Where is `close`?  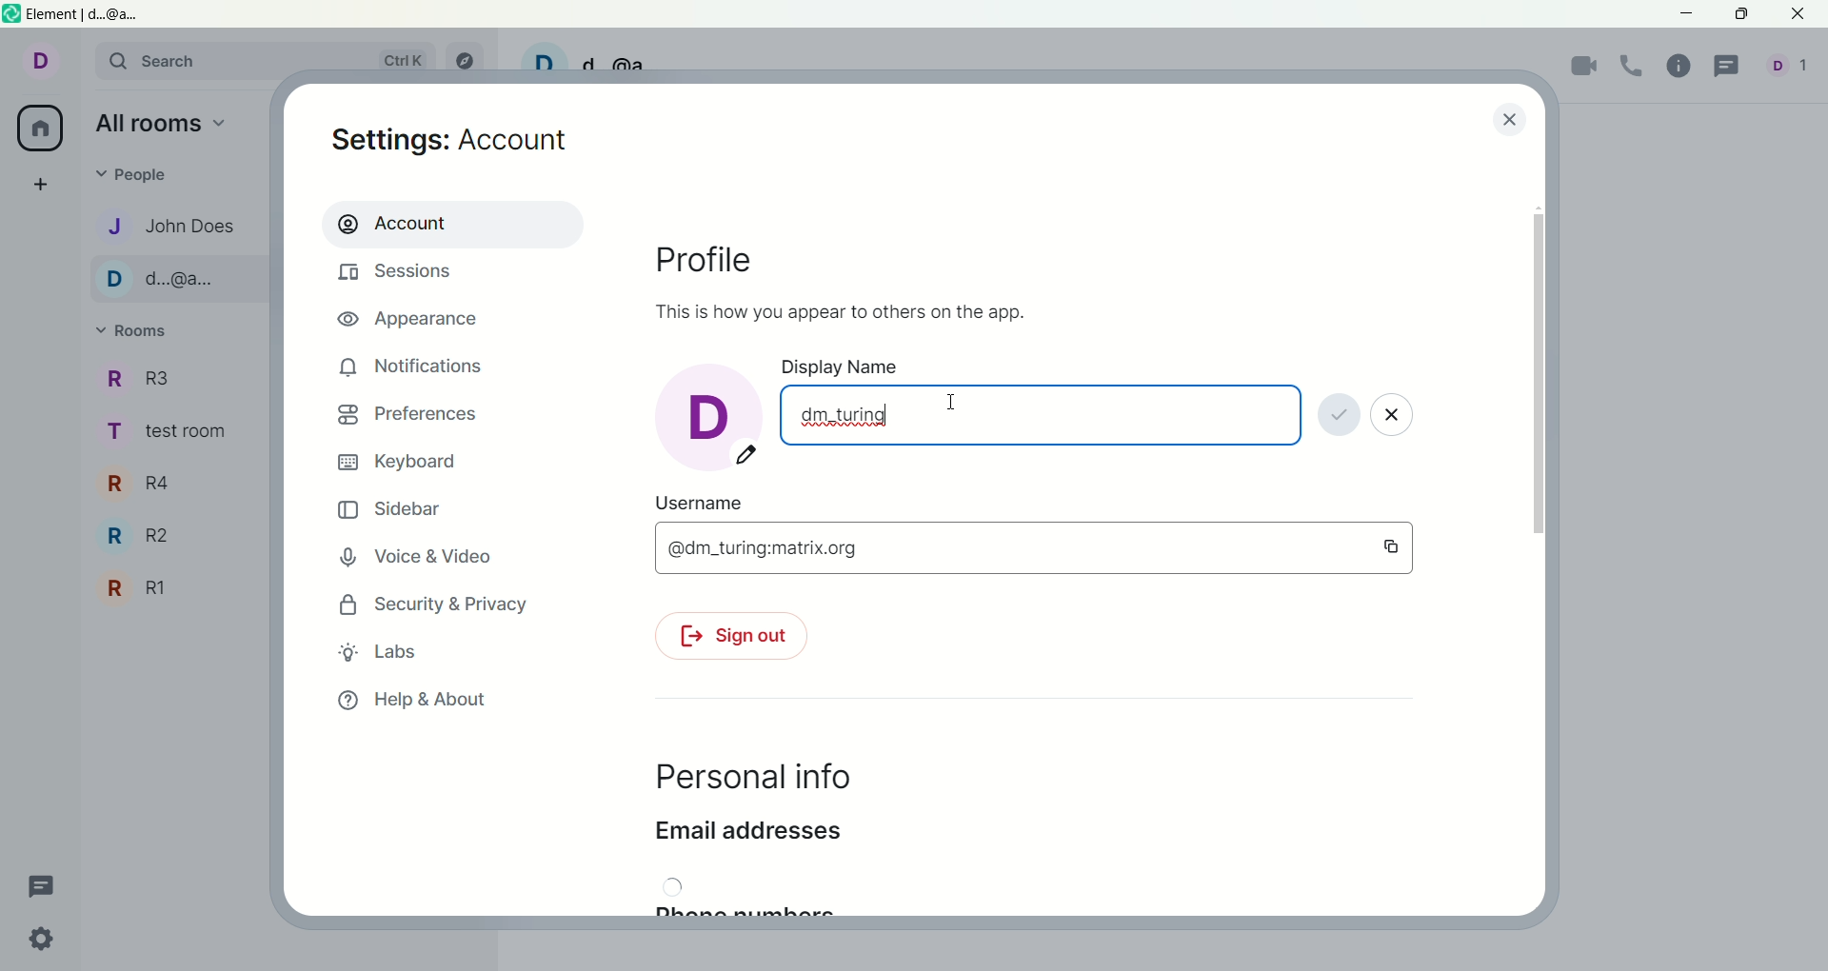
close is located at coordinates (1507, 118).